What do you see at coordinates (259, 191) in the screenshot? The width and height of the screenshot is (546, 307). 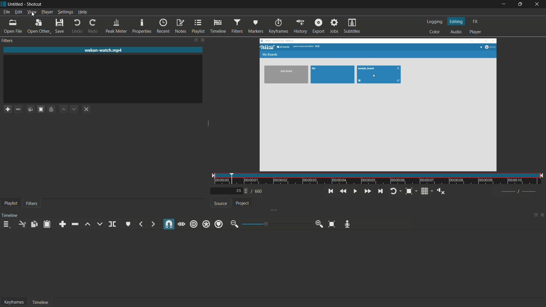 I see `total frames` at bounding box center [259, 191].